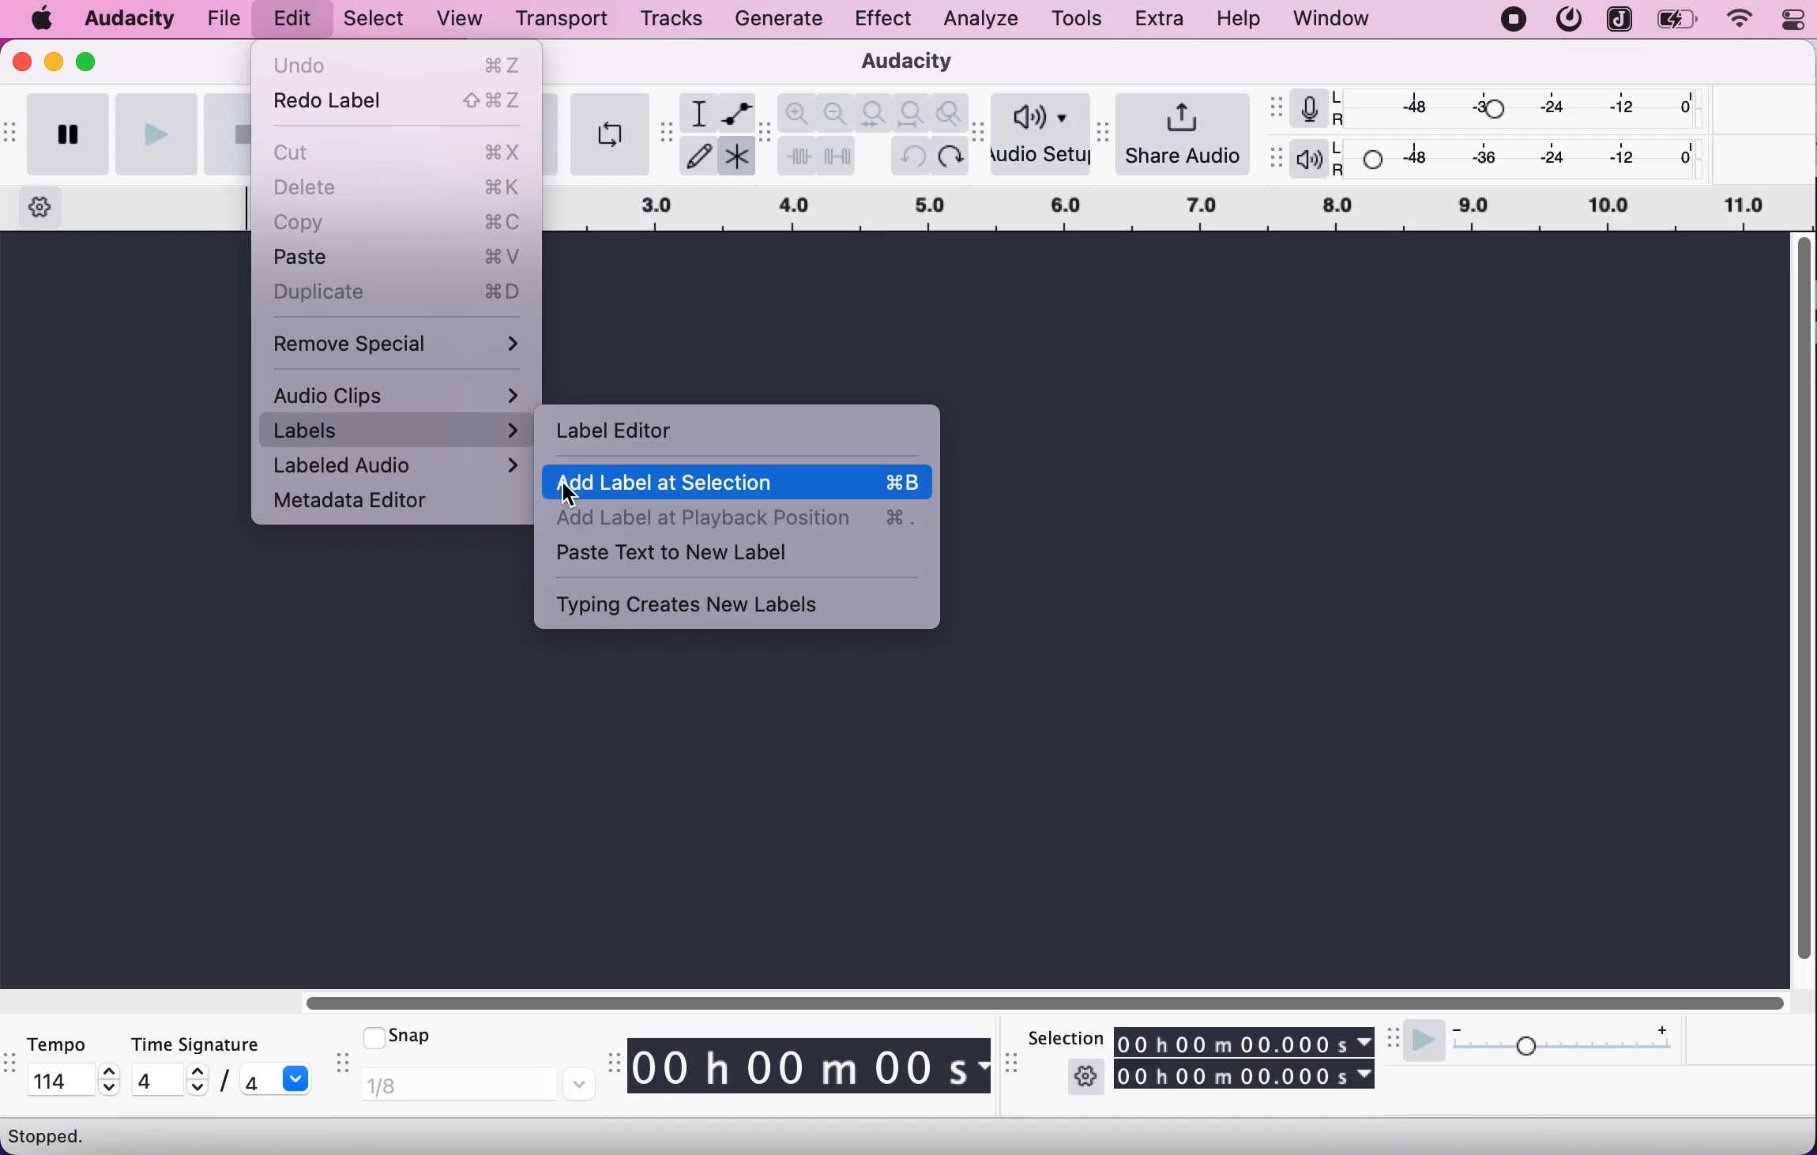  Describe the element at coordinates (224, 1044) in the screenshot. I see `time signature` at that location.